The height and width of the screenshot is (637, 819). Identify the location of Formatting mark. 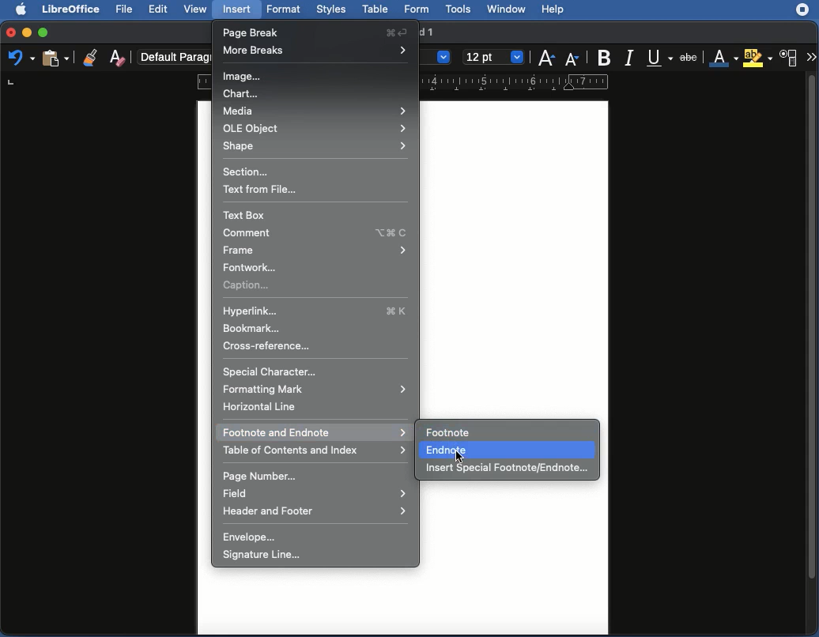
(319, 389).